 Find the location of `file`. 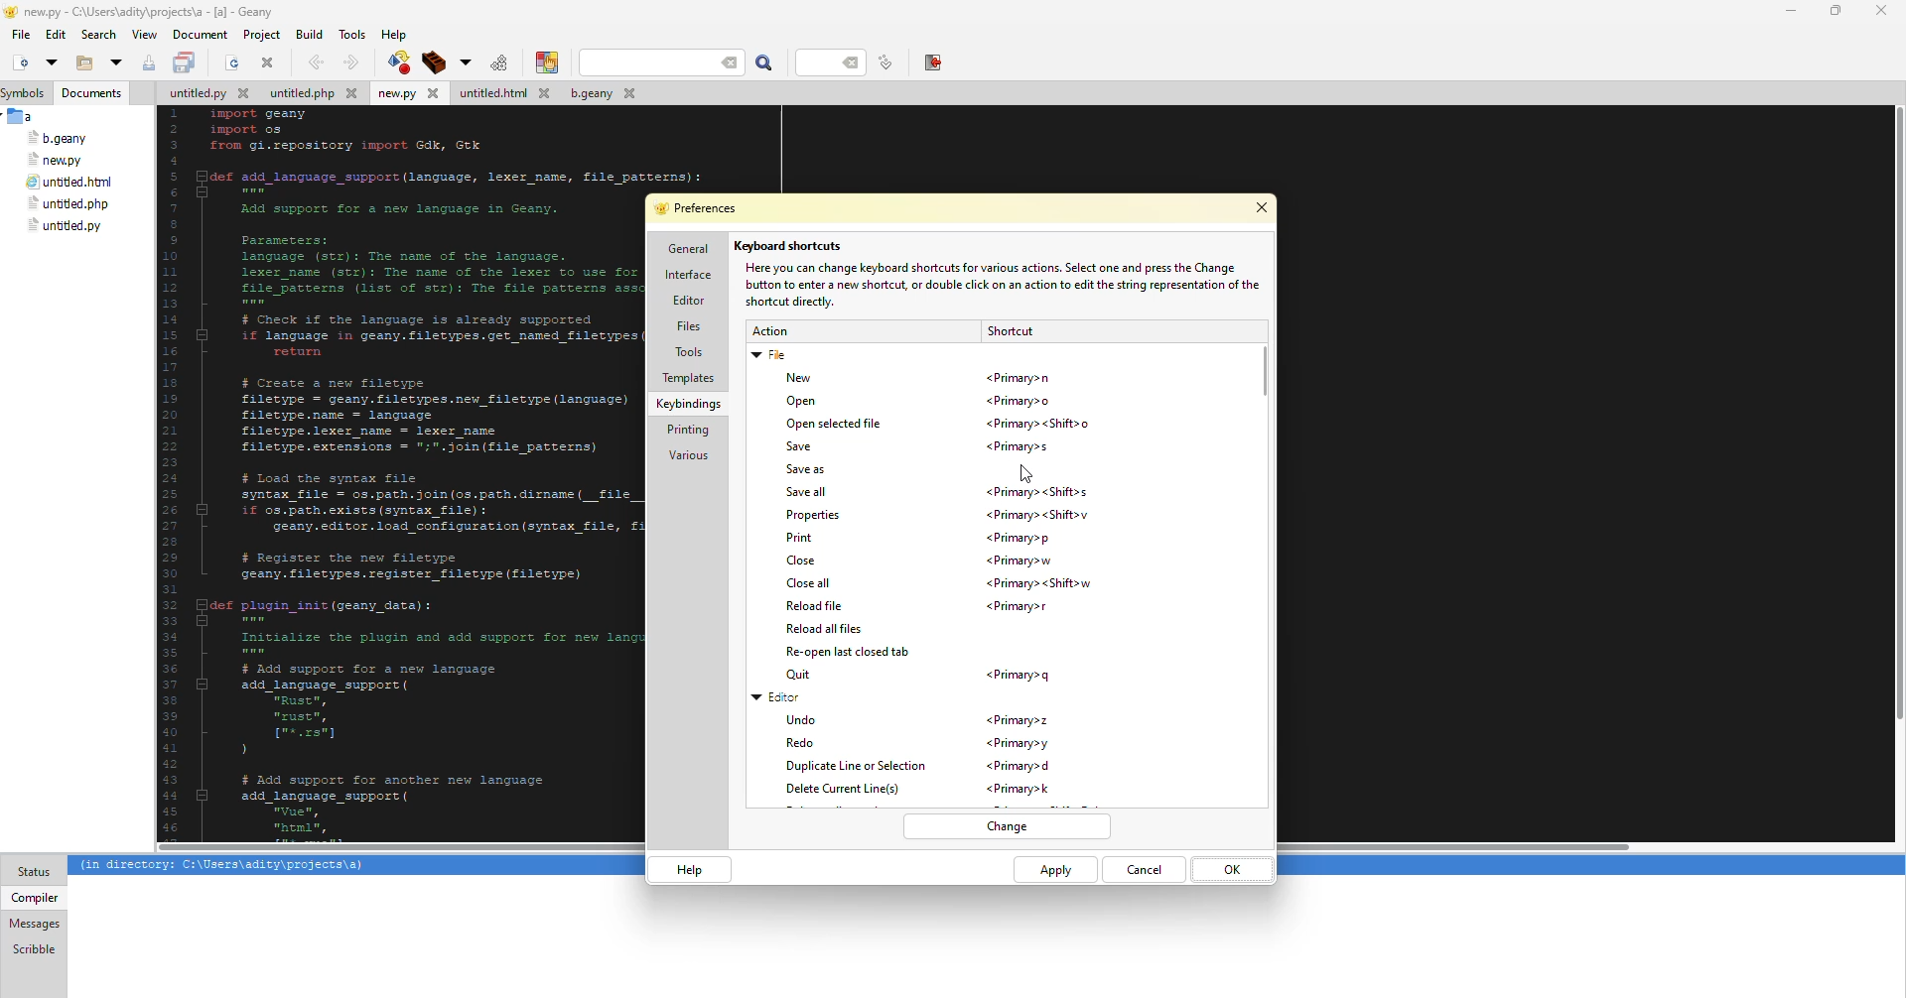

file is located at coordinates (600, 96).